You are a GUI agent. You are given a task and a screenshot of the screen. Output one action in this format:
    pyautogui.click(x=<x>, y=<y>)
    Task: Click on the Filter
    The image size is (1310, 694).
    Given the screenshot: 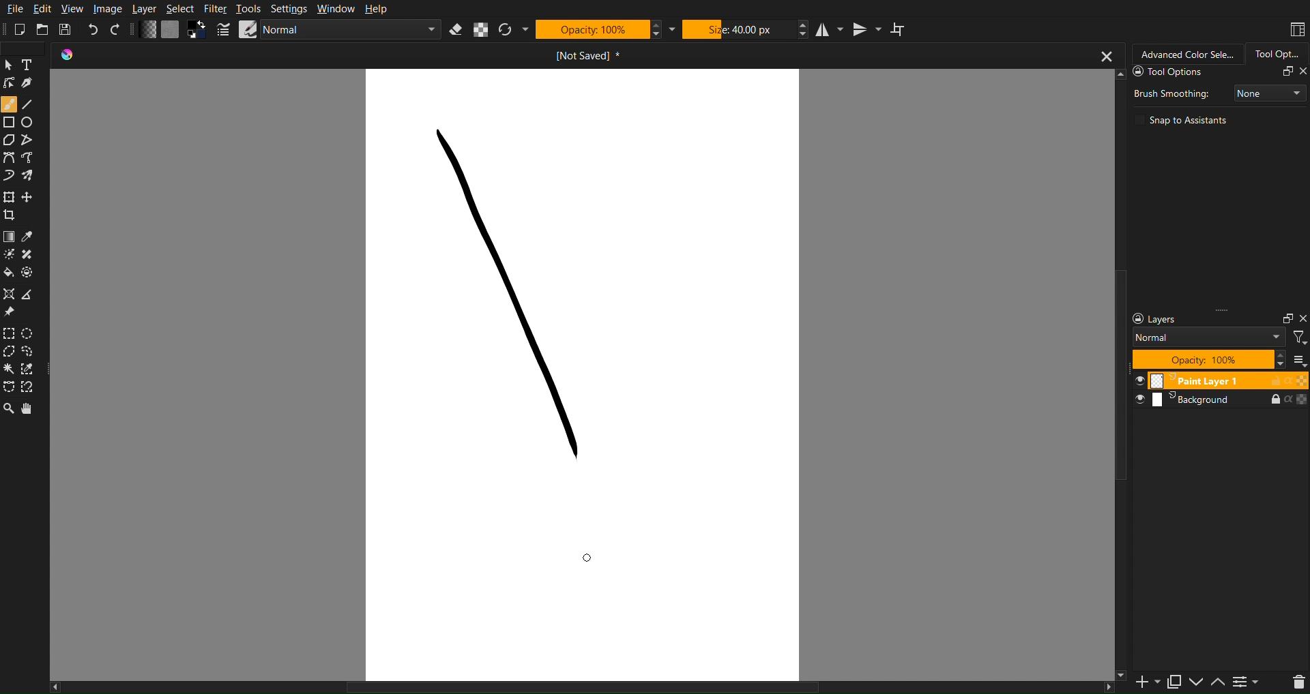 What is the action you would take?
    pyautogui.click(x=215, y=8)
    